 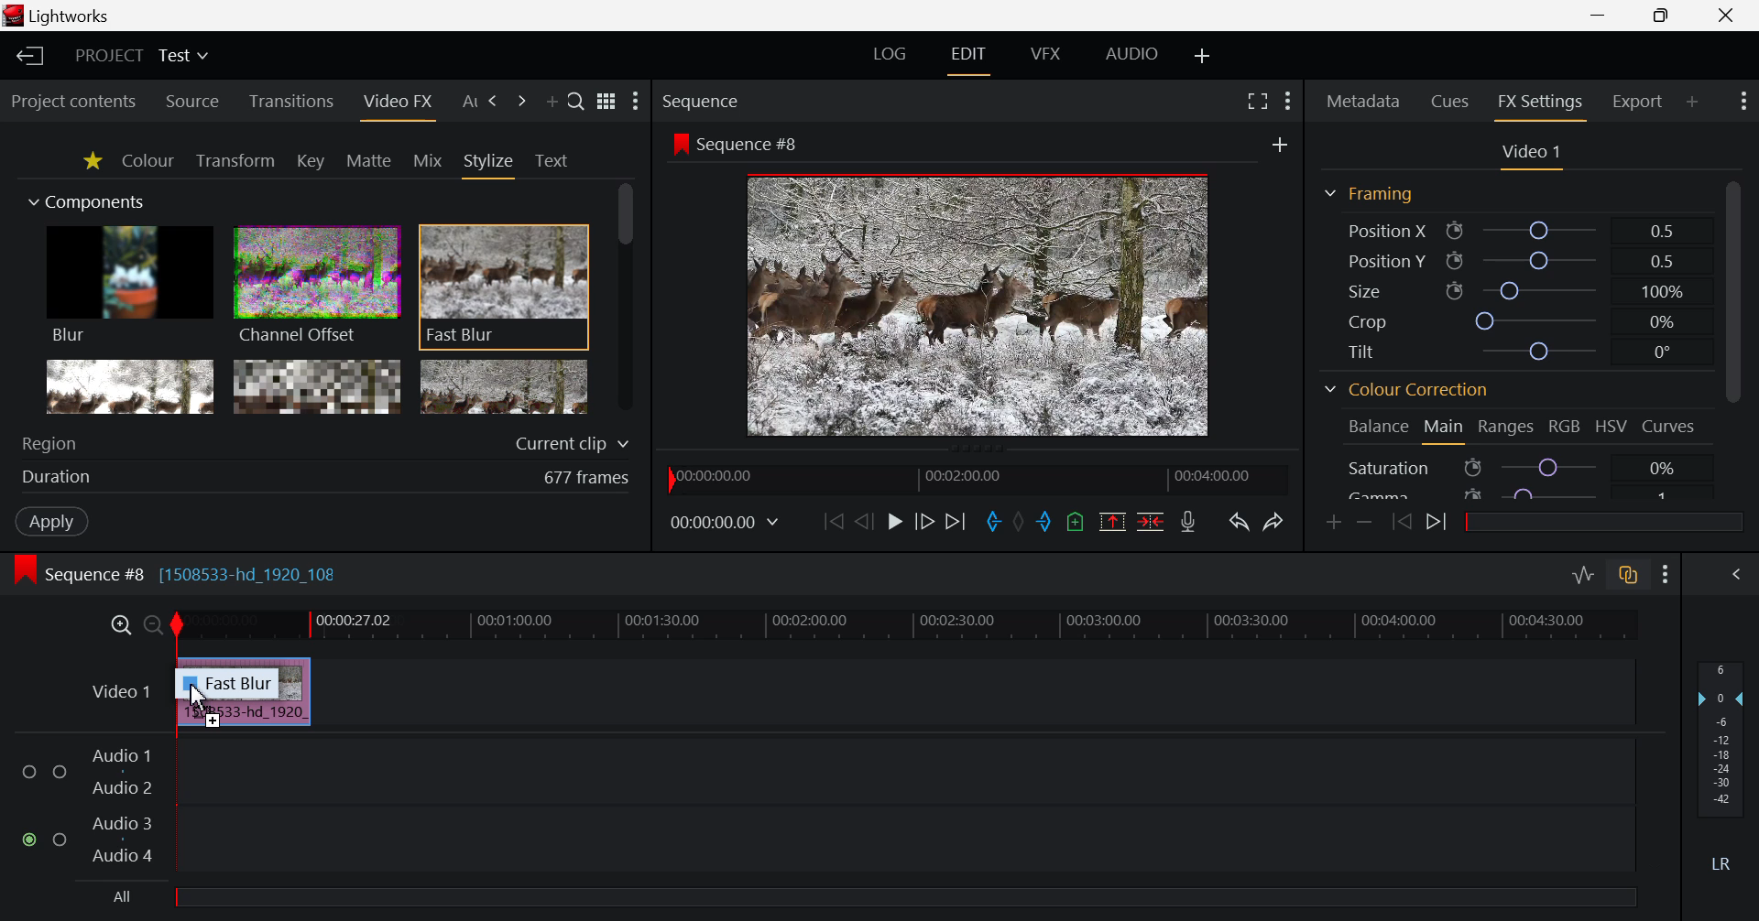 I want to click on To the Start, so click(x=832, y=523).